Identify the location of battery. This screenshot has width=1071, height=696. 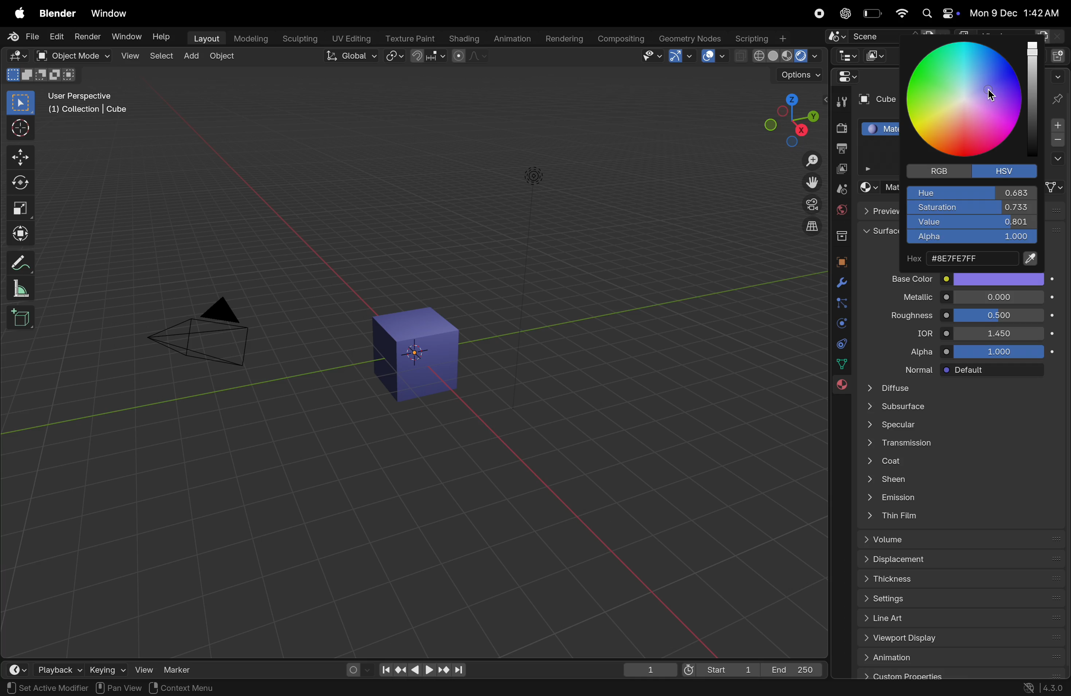
(871, 13).